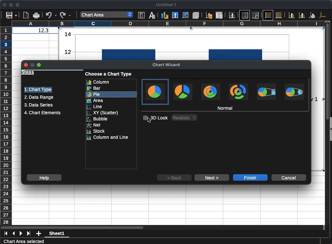 This screenshot has height=244, width=332. Describe the element at coordinates (4, 5) in the screenshot. I see `close` at that location.